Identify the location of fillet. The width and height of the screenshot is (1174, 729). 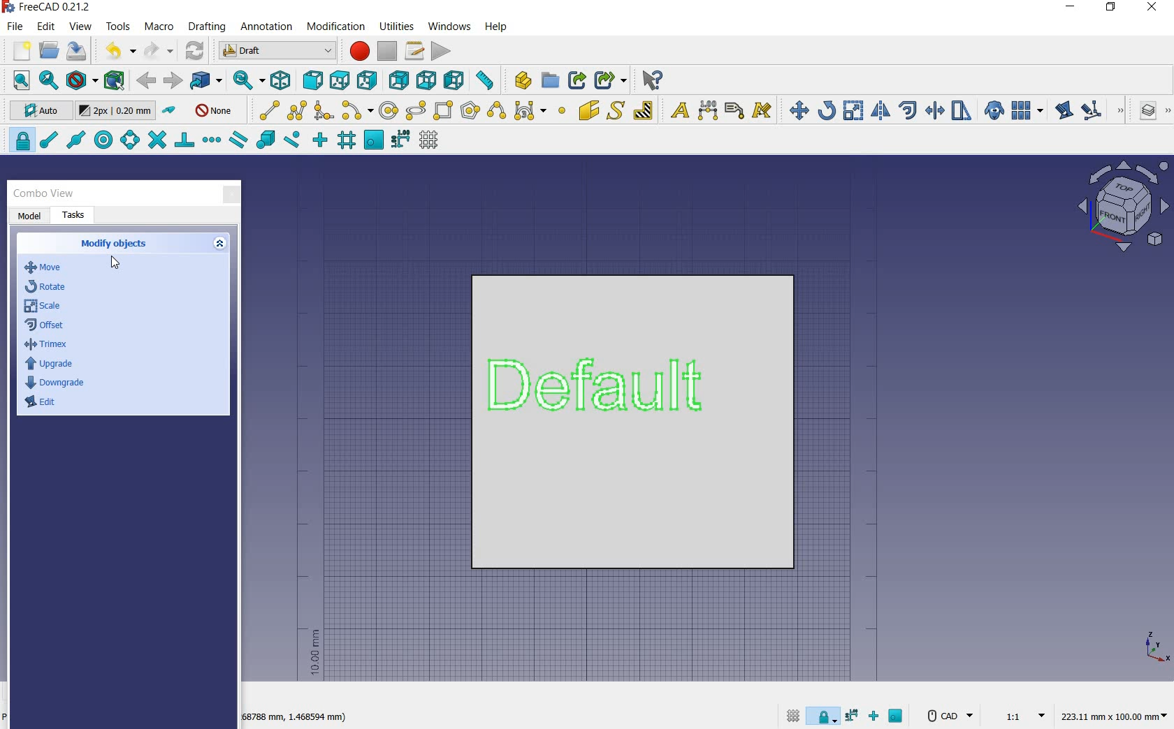
(324, 111).